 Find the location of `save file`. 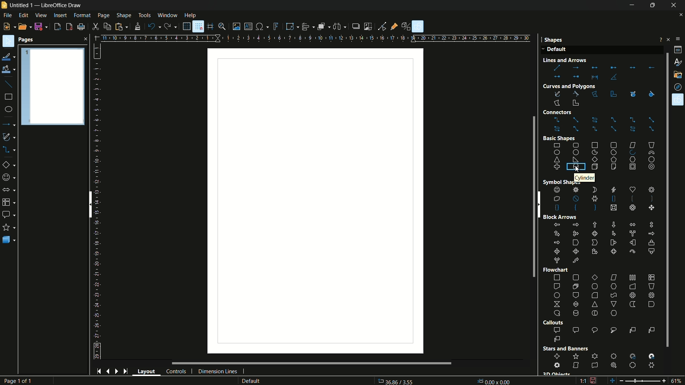

save file is located at coordinates (41, 26).